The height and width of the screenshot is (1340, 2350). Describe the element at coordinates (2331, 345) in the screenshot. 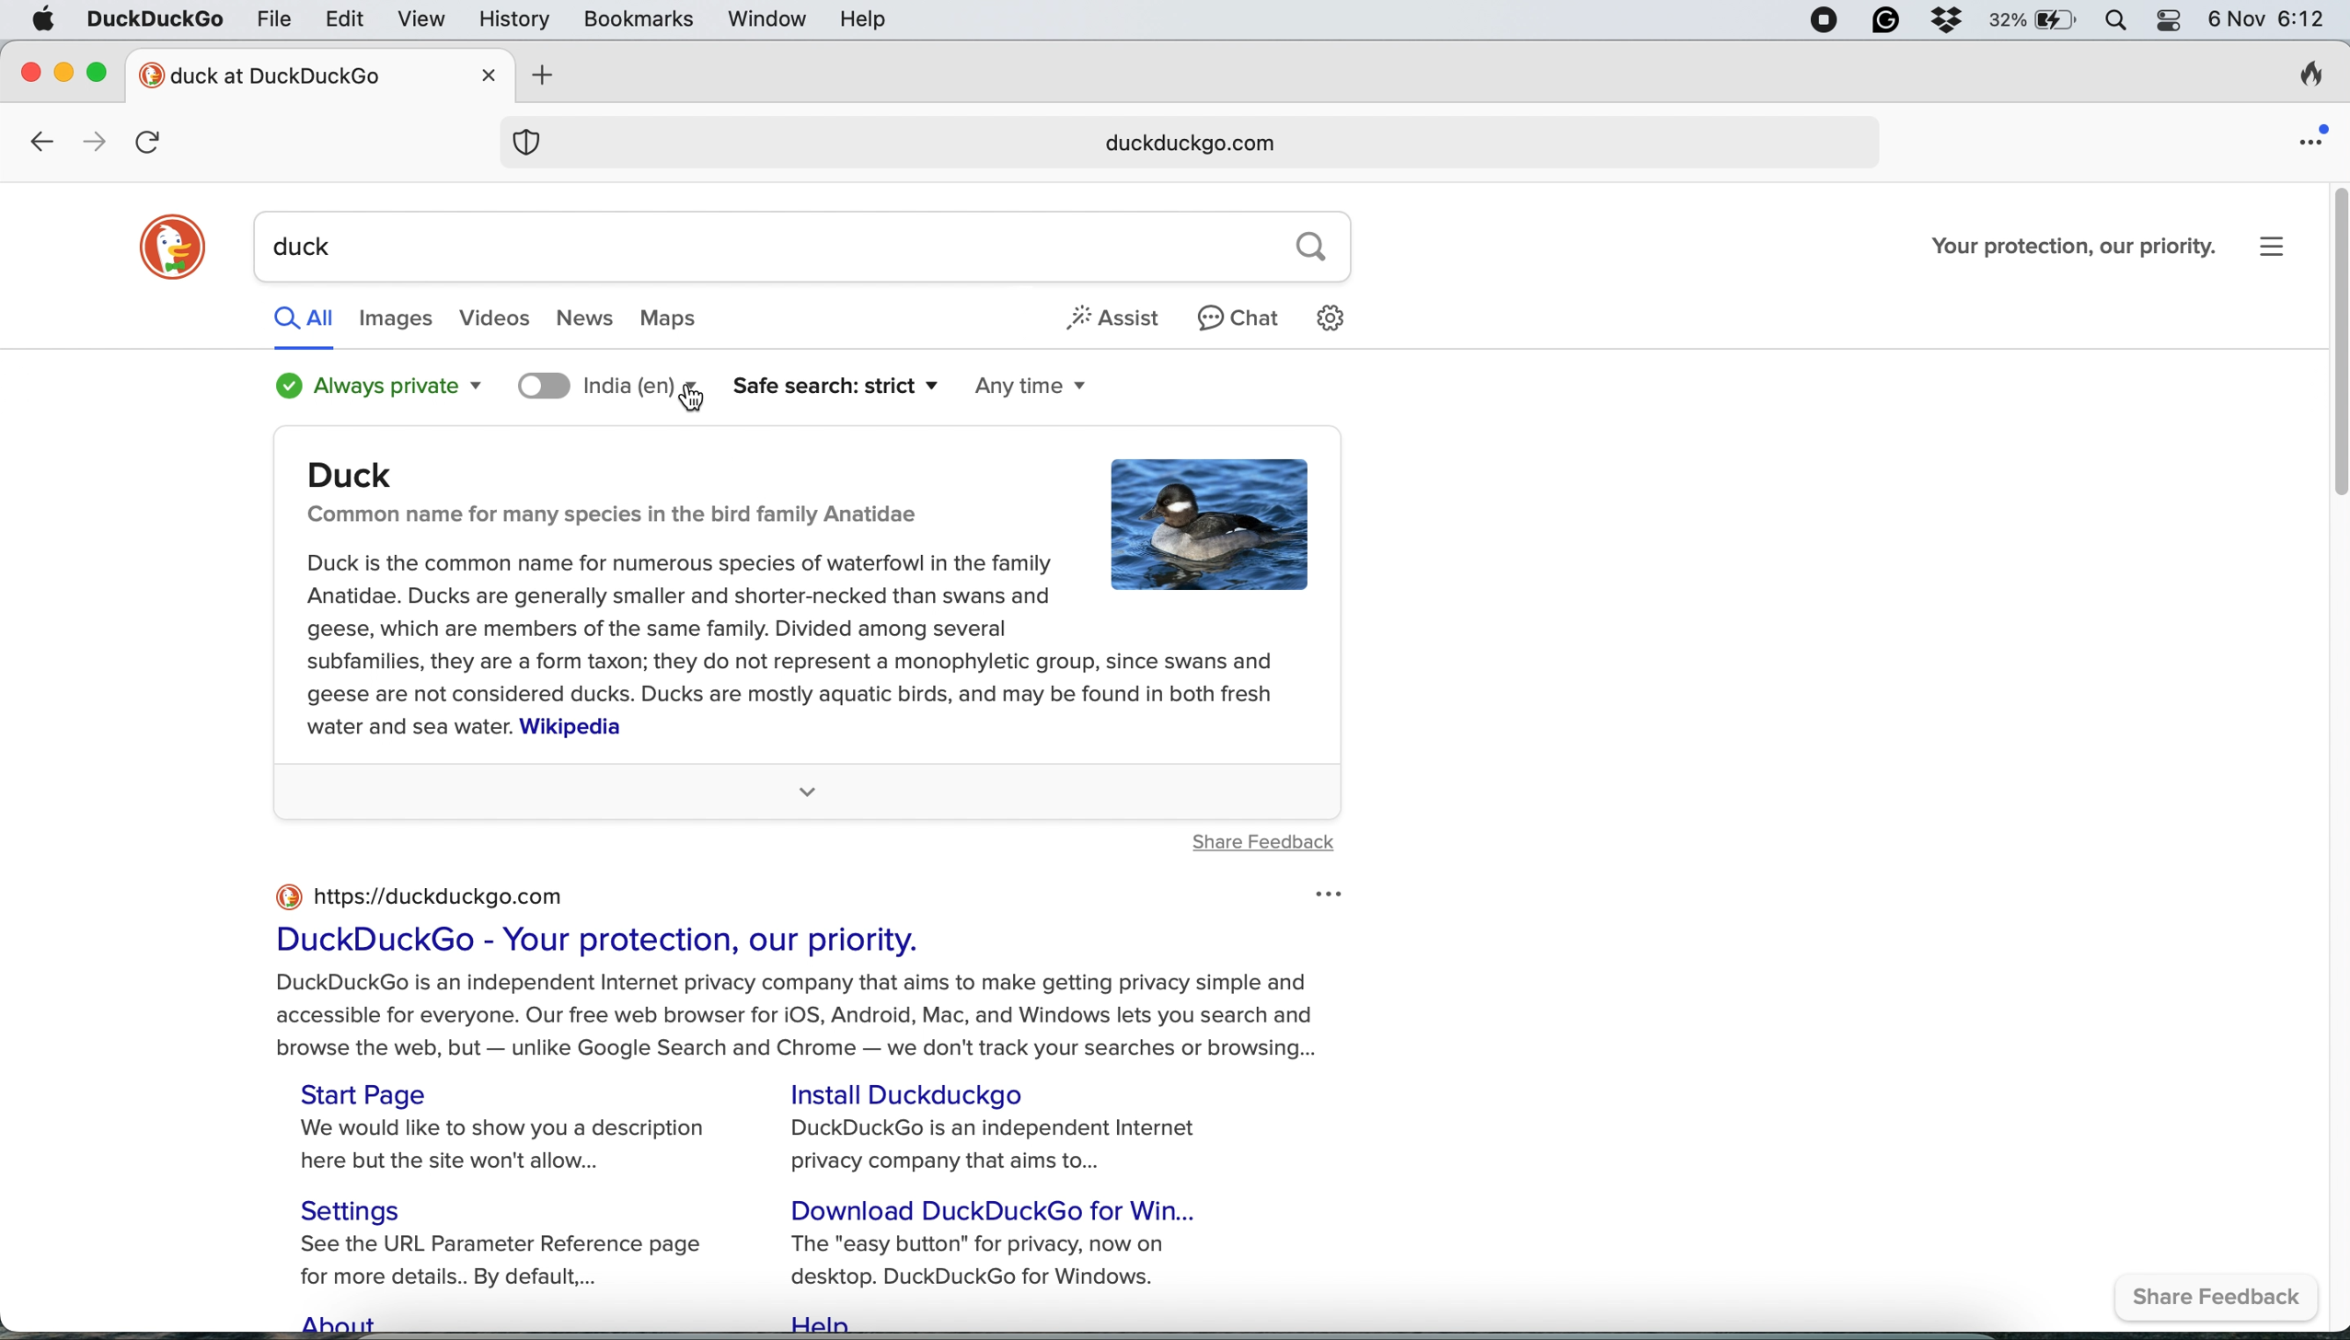

I see `vertical scroll bar` at that location.